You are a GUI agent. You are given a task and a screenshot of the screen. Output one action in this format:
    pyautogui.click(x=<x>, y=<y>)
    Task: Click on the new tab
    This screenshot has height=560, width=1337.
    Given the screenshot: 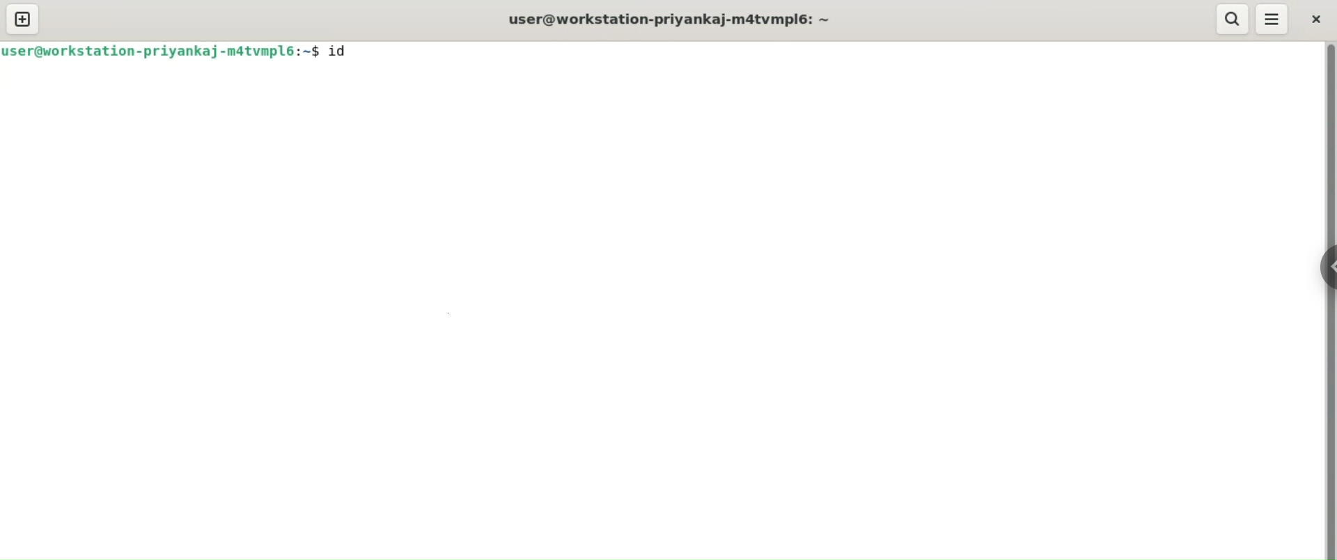 What is the action you would take?
    pyautogui.click(x=23, y=19)
    